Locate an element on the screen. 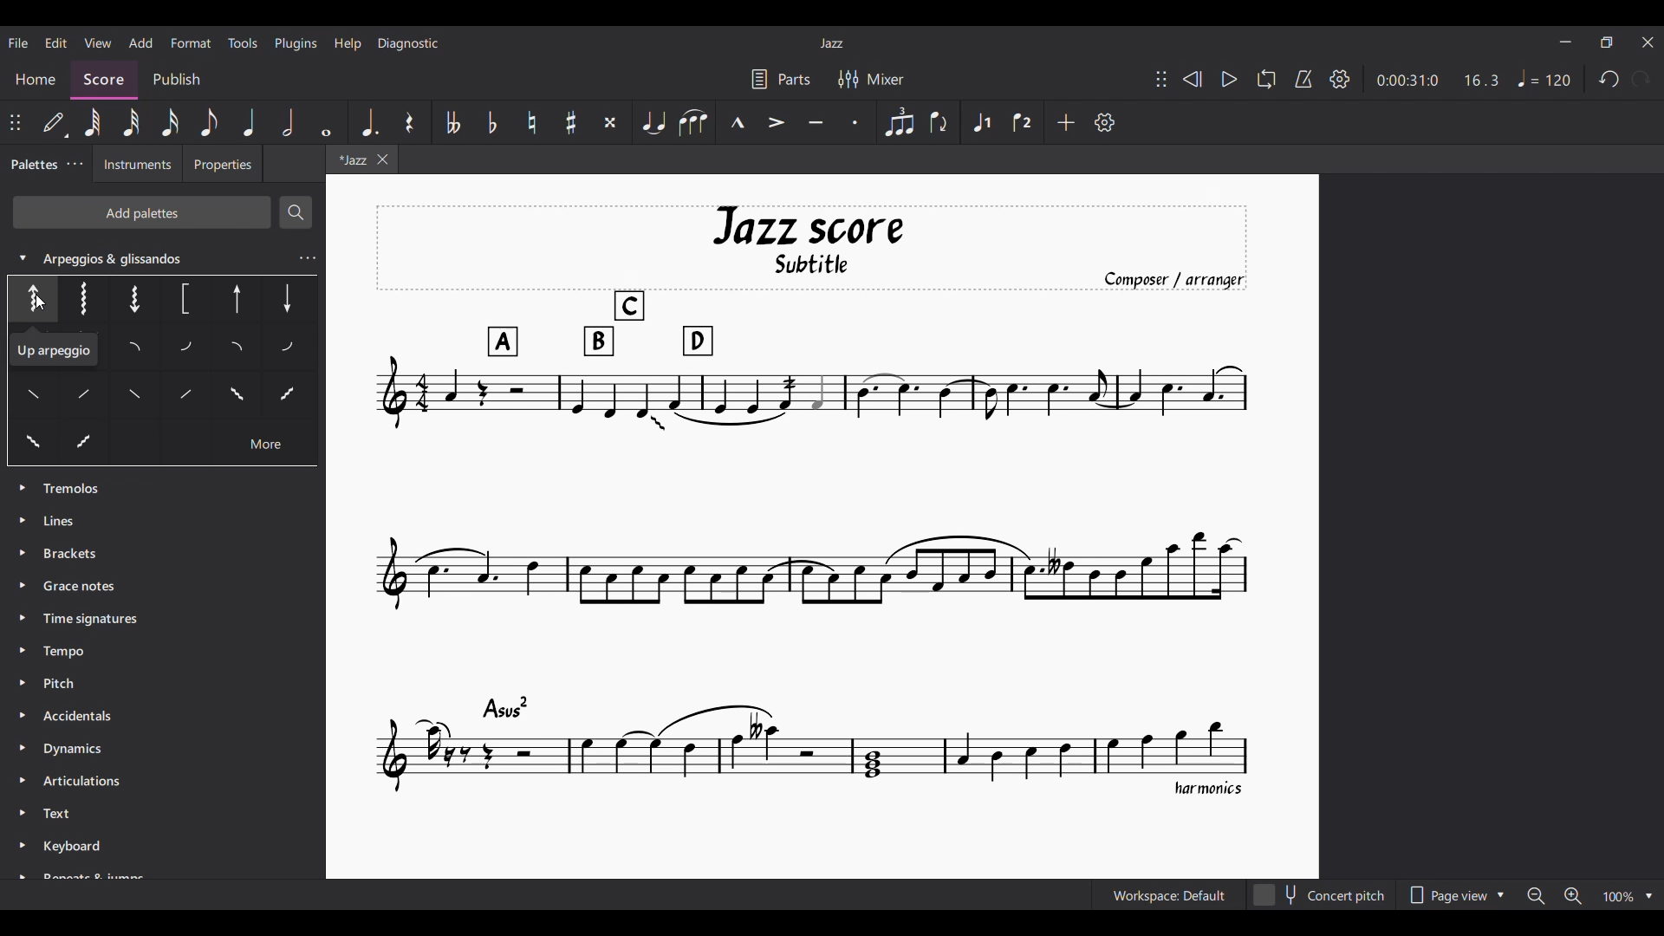 The height and width of the screenshot is (936, 1664). Add palettes is located at coordinates (141, 212).